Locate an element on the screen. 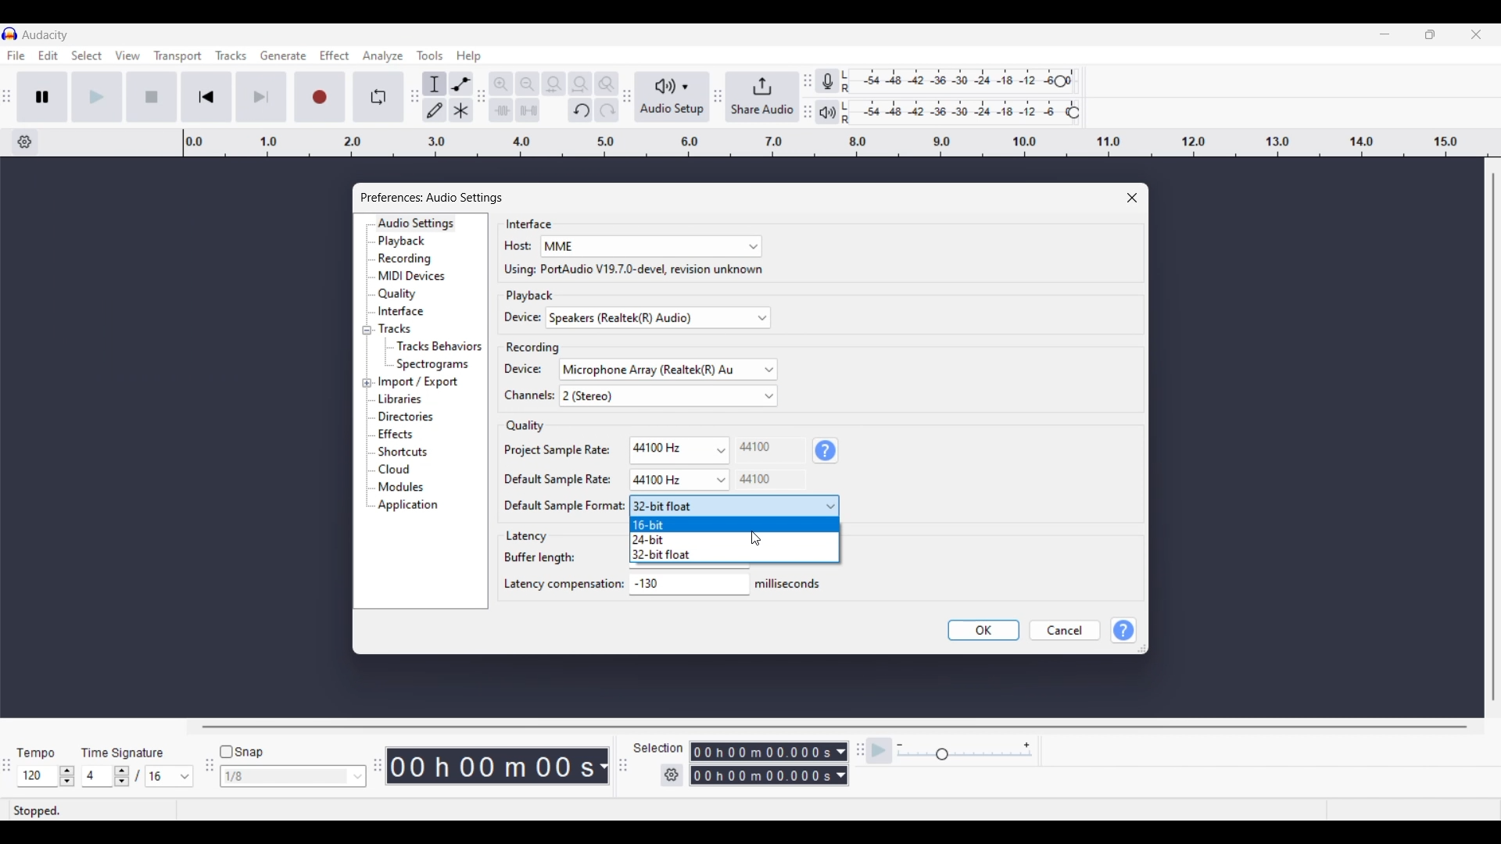 The width and height of the screenshot is (1501, 844). Status of recording is located at coordinates (91, 810).